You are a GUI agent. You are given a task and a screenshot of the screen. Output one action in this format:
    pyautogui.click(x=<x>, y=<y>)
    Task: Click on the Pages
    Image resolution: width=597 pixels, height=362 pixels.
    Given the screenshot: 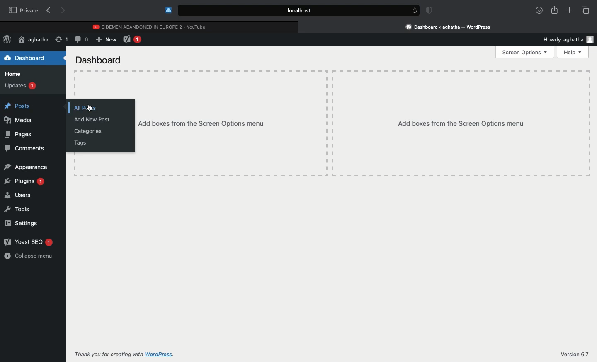 What is the action you would take?
    pyautogui.click(x=18, y=135)
    